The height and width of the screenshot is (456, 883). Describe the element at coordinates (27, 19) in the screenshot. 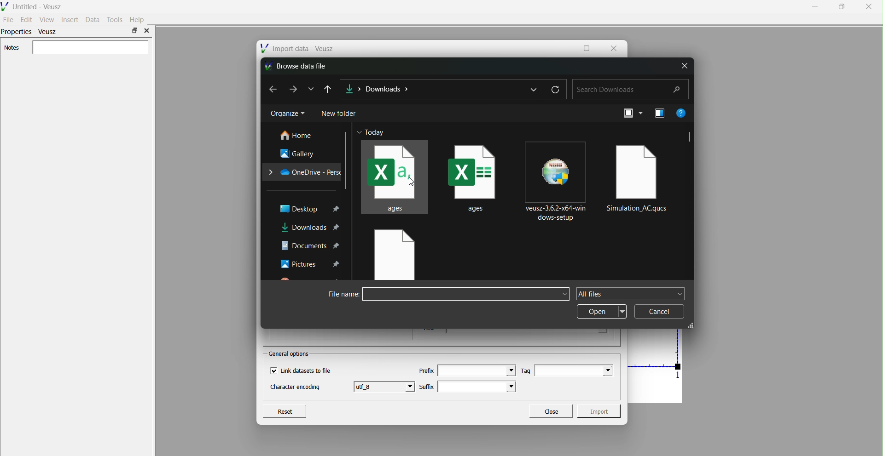

I see `Edit` at that location.